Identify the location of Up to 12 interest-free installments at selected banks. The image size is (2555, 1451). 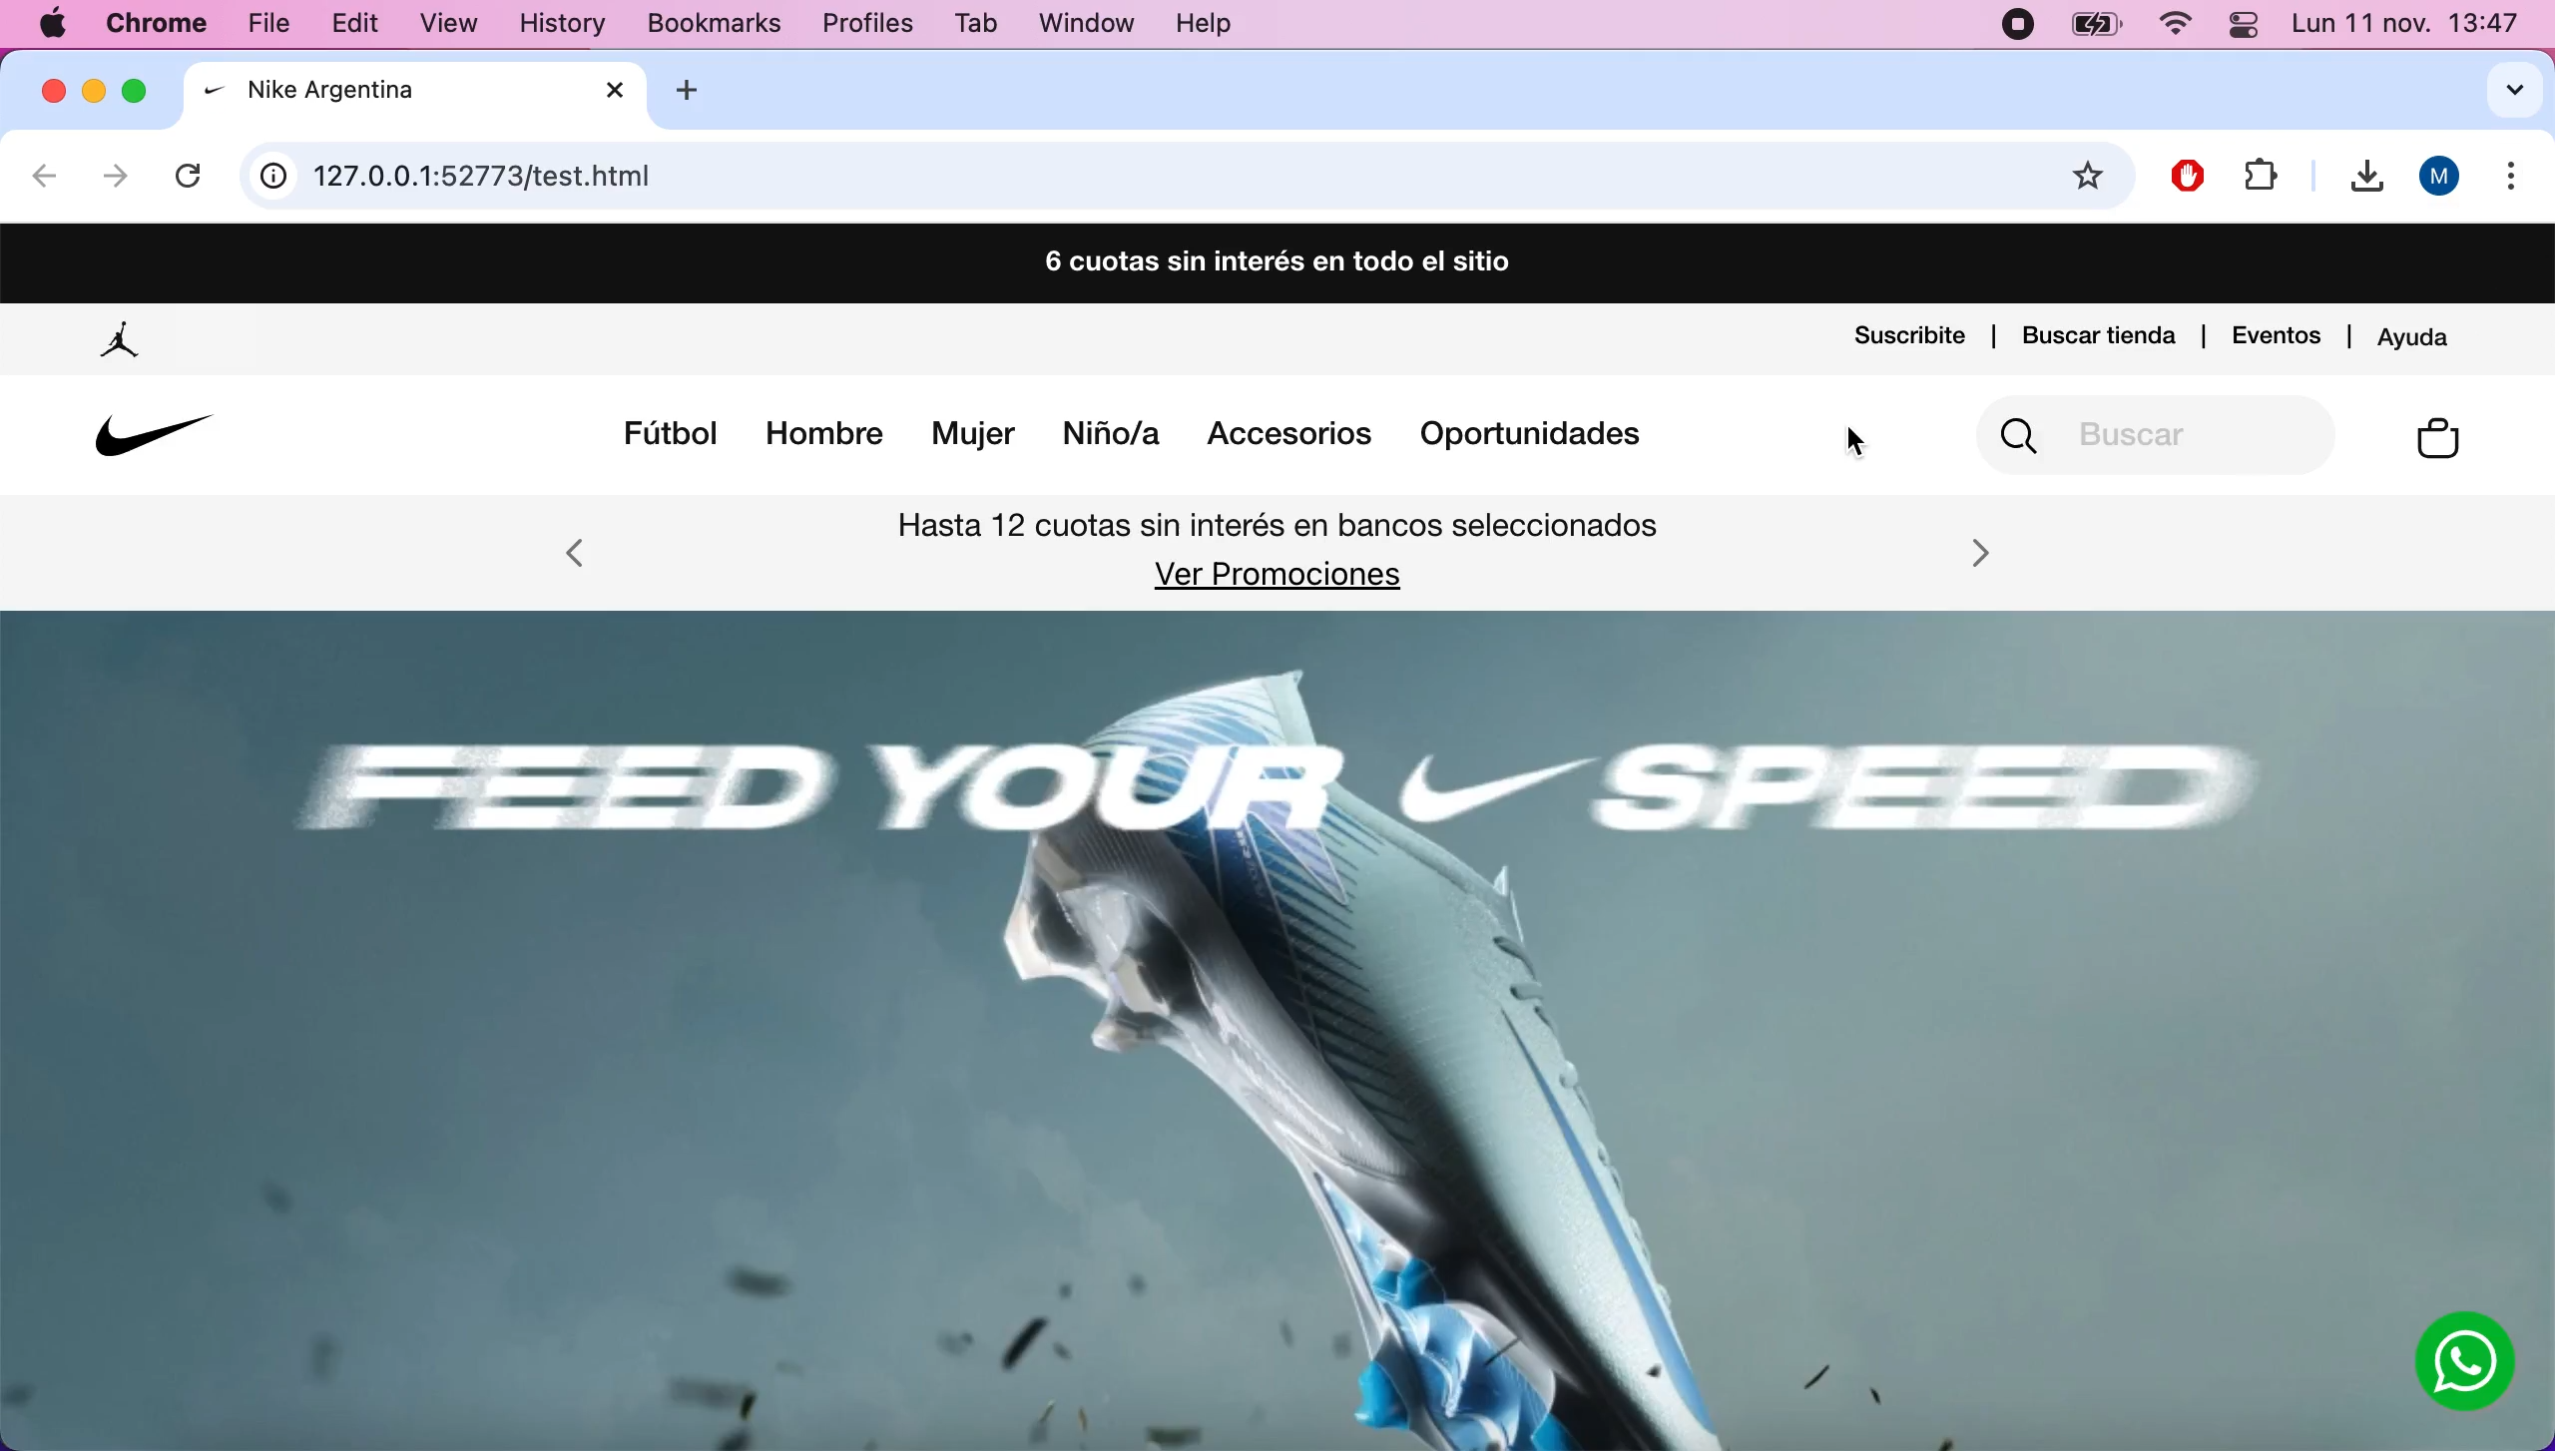
(1282, 530).